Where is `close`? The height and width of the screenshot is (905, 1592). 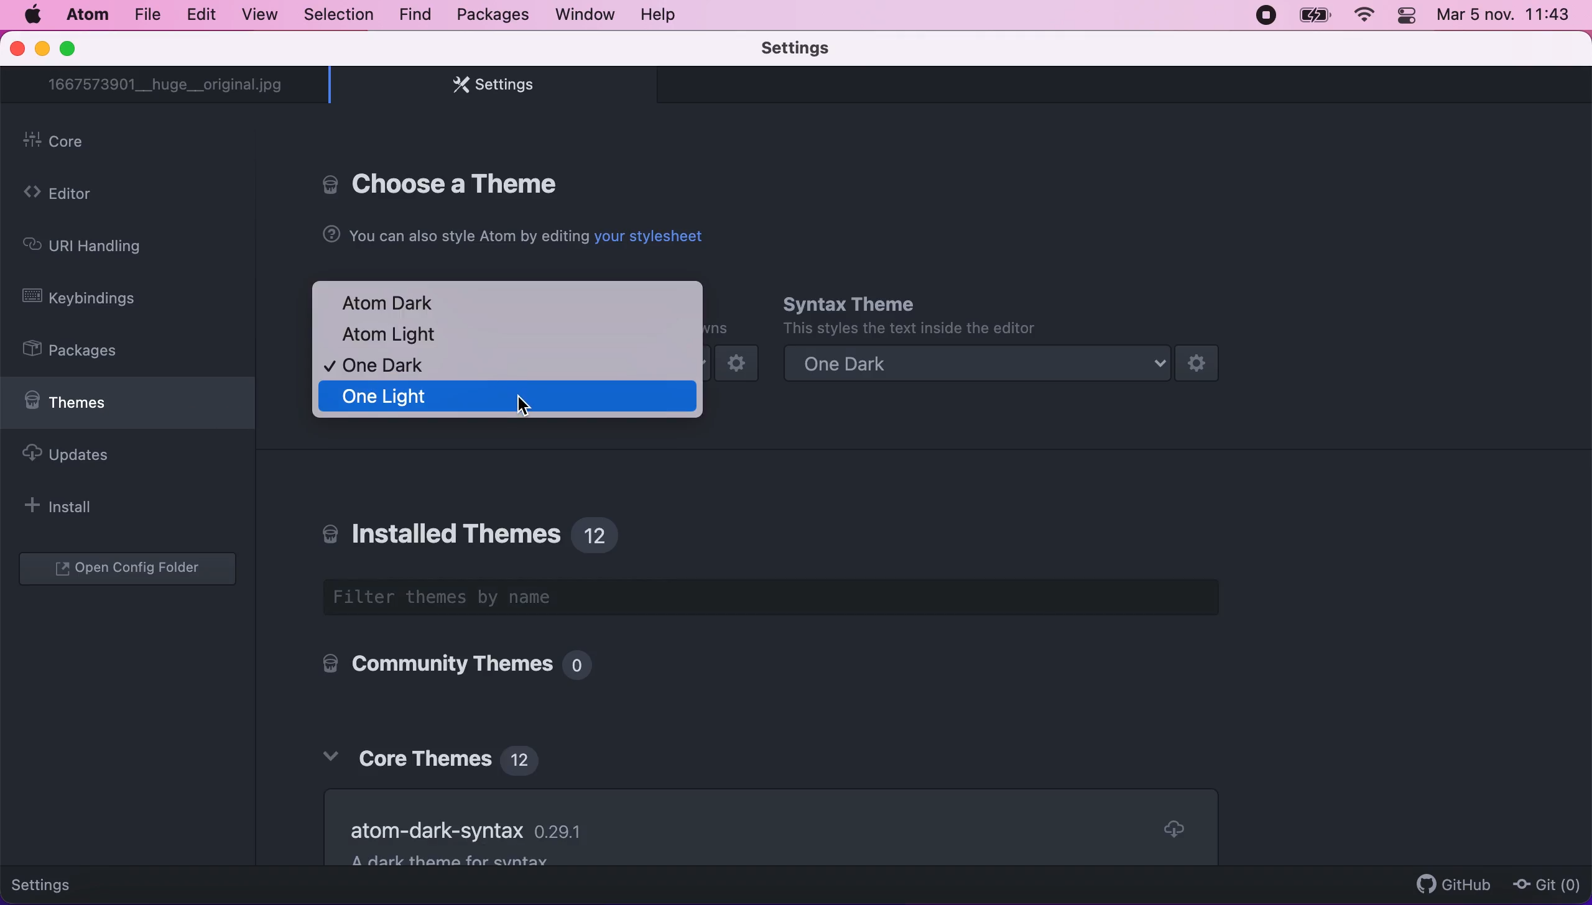
close is located at coordinates (16, 50).